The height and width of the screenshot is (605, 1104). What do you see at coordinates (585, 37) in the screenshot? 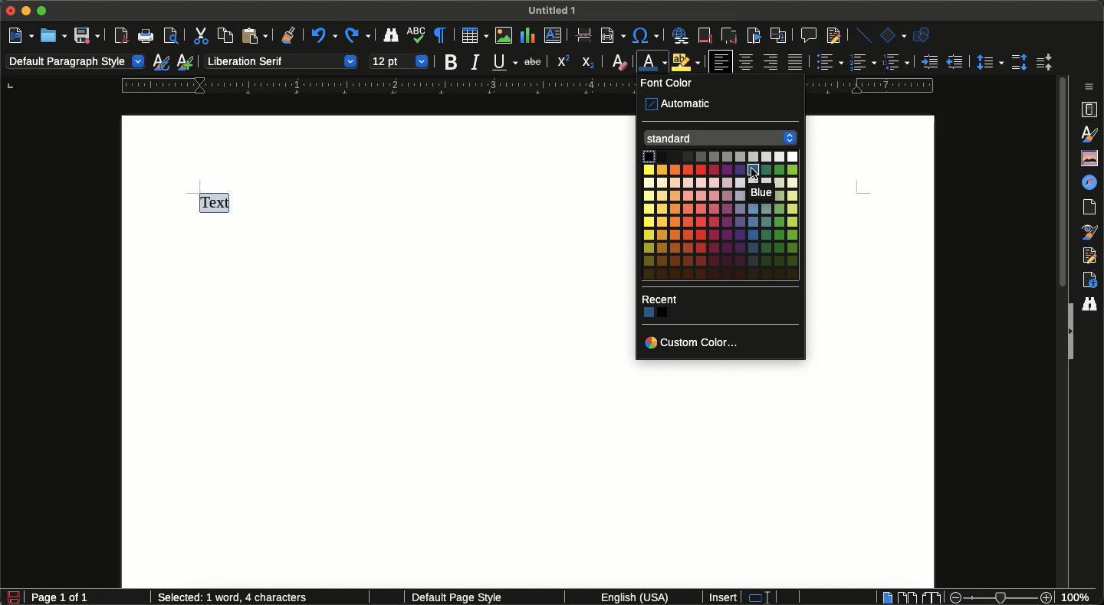
I see `Insert page break` at bounding box center [585, 37].